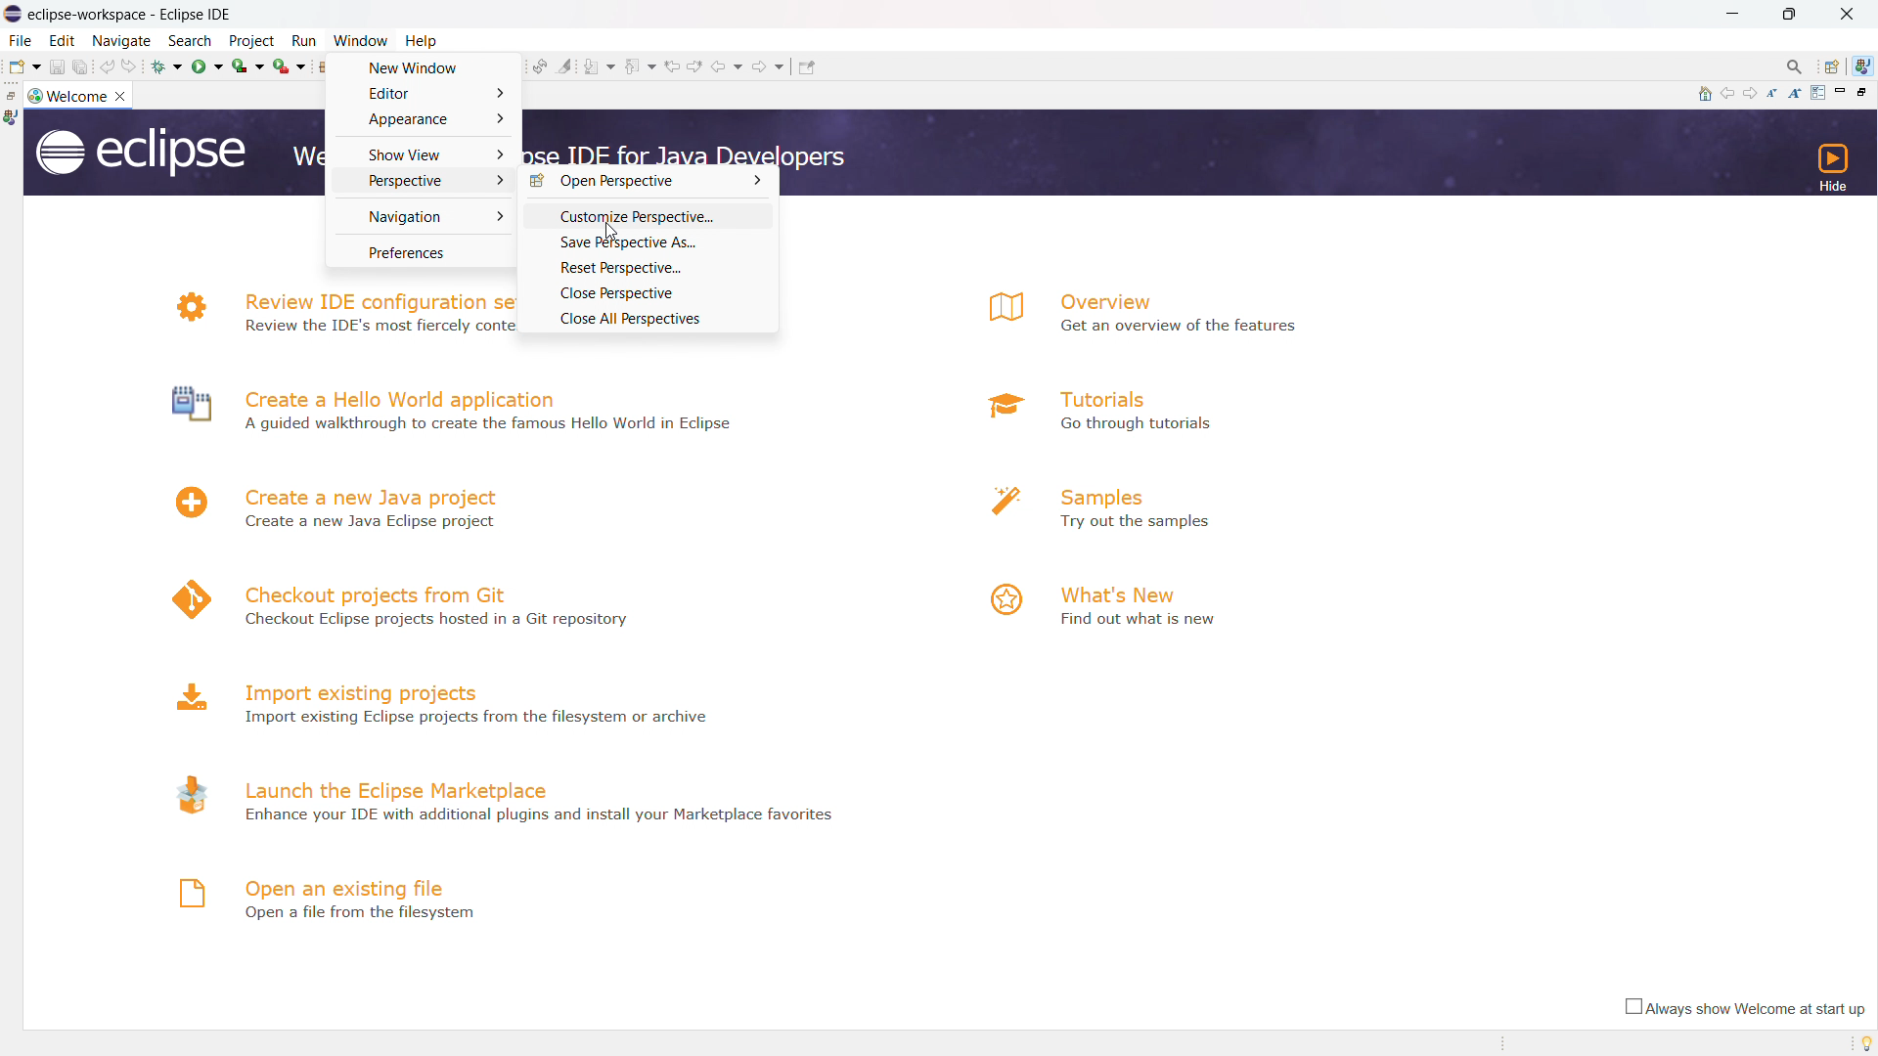  I want to click on save perspective as, so click(647, 242).